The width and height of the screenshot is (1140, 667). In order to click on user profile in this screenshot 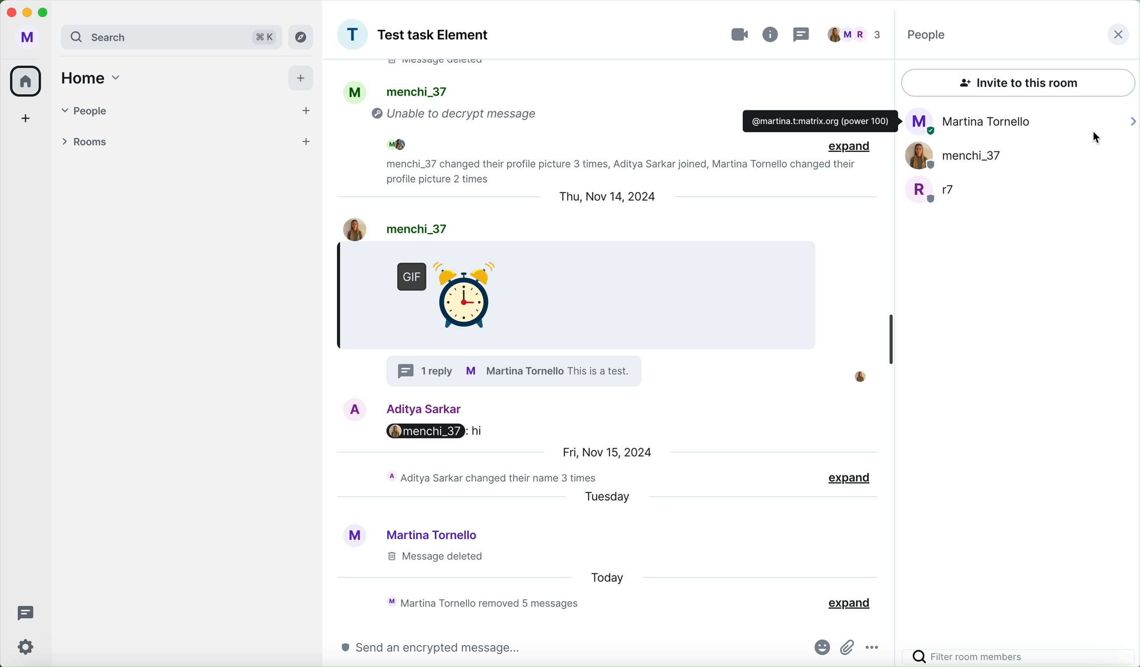, I will do `click(28, 38)`.